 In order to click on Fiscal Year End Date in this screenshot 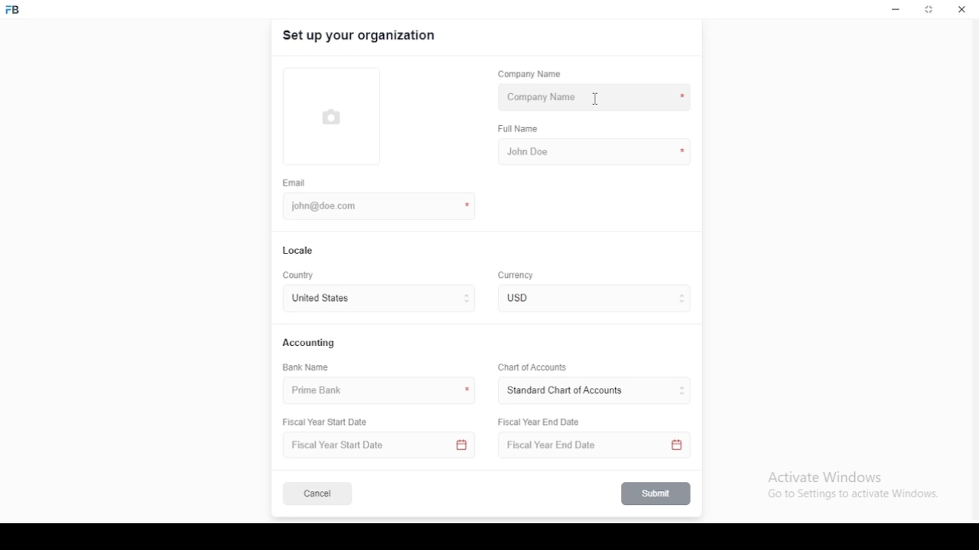, I will do `click(540, 422)`.